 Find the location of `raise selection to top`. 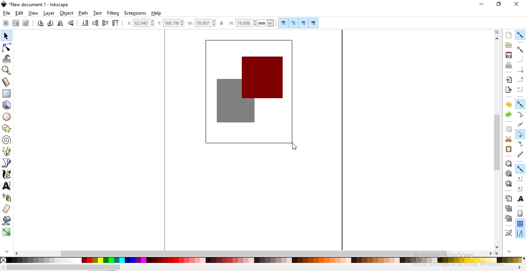

raise selection to top is located at coordinates (116, 24).